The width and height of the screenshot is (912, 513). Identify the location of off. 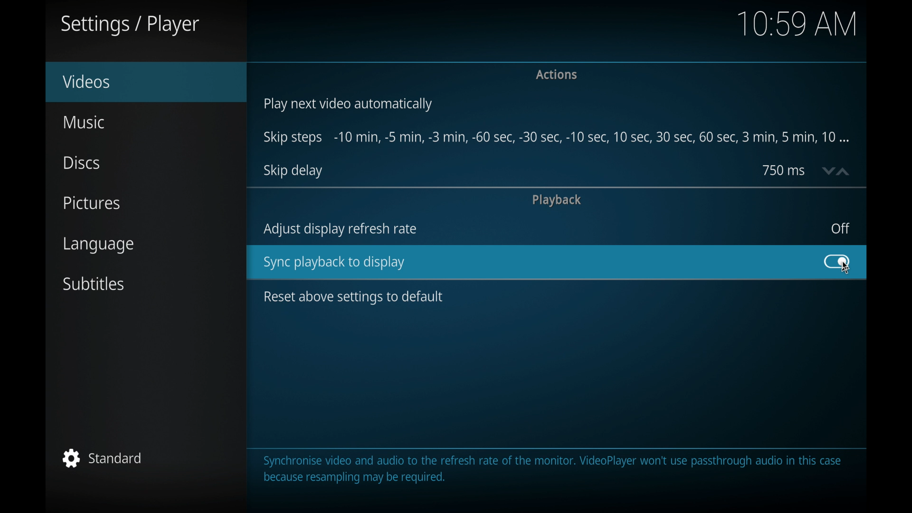
(842, 229).